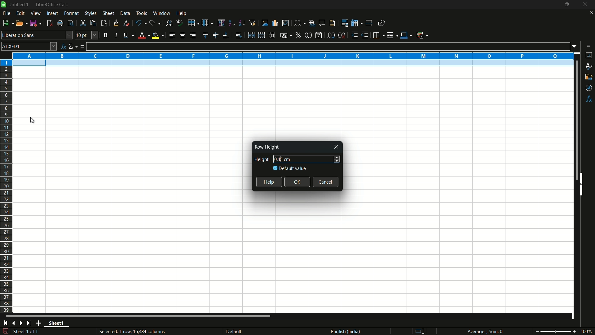 The width and height of the screenshot is (595, 335). I want to click on format as percent, so click(298, 35).